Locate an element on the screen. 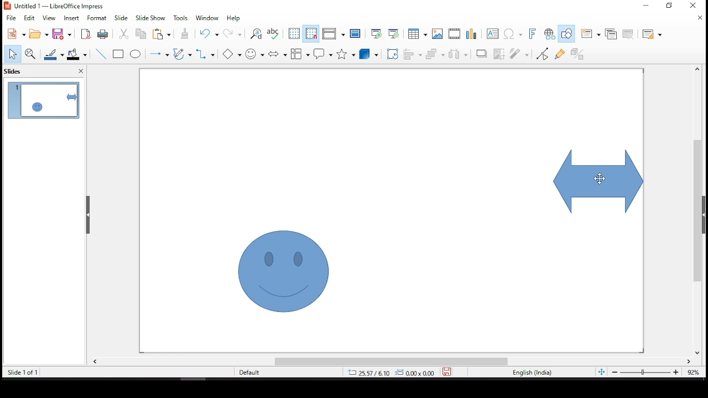  shape is located at coordinates (283, 271).